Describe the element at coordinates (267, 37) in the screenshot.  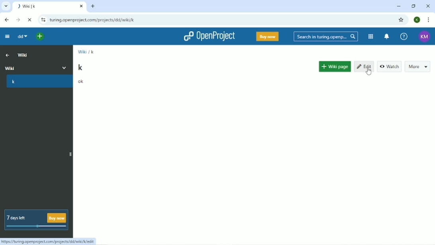
I see `Buy now` at that location.